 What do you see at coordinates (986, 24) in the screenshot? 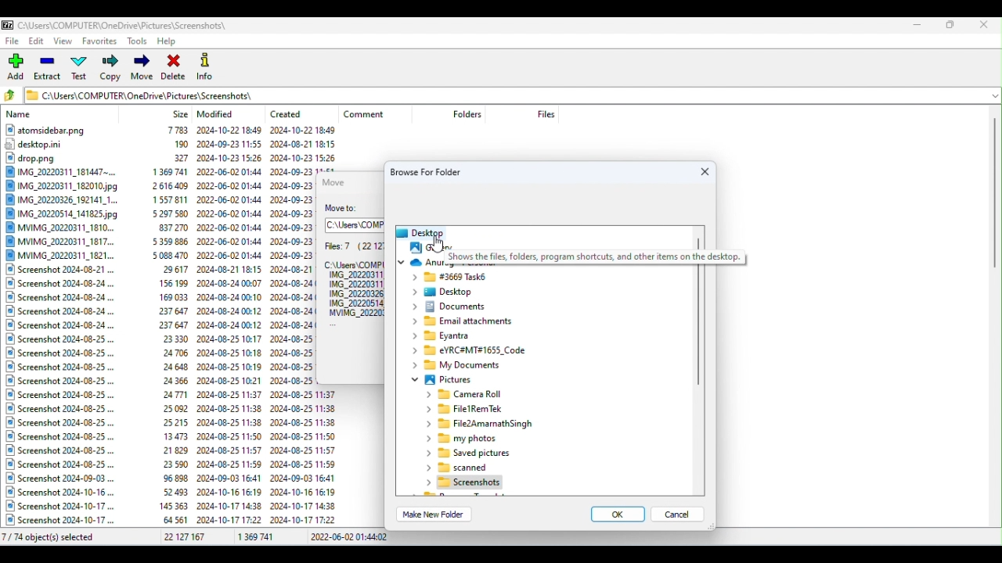
I see `Close` at bounding box center [986, 24].